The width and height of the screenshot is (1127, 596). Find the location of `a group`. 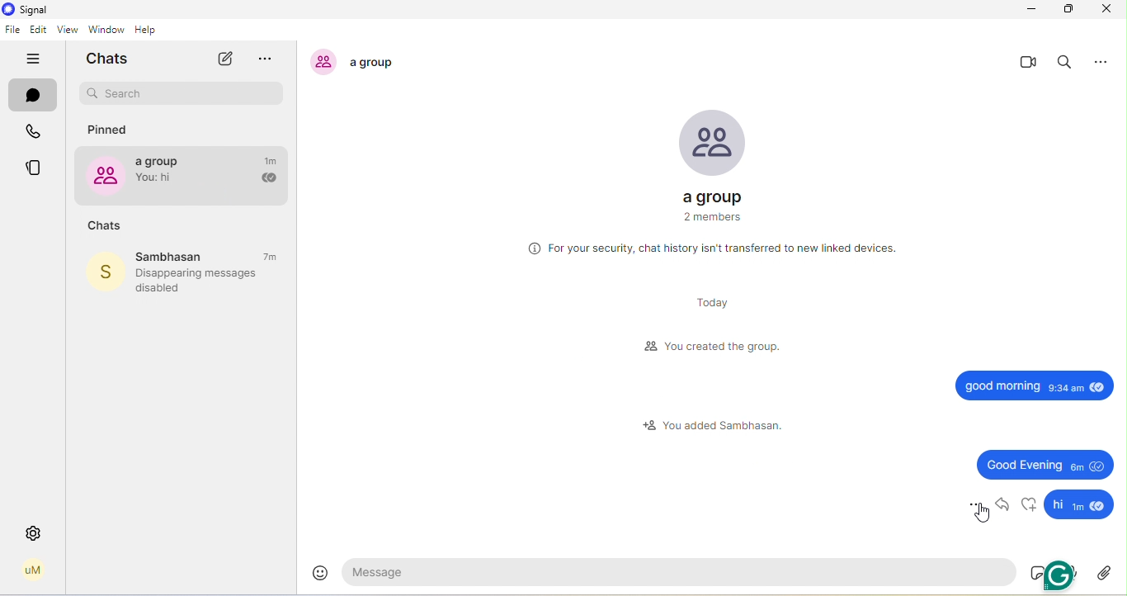

a group is located at coordinates (361, 62).